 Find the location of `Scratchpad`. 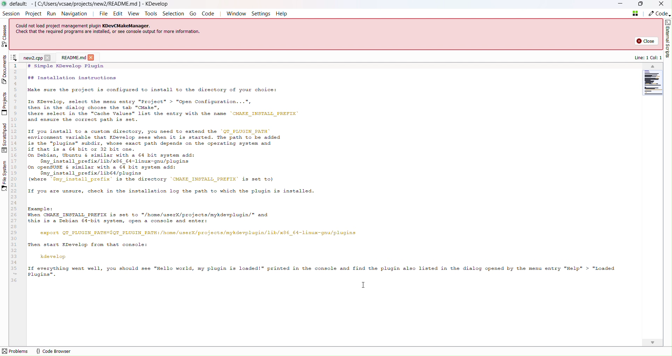

Scratchpad is located at coordinates (5, 138).